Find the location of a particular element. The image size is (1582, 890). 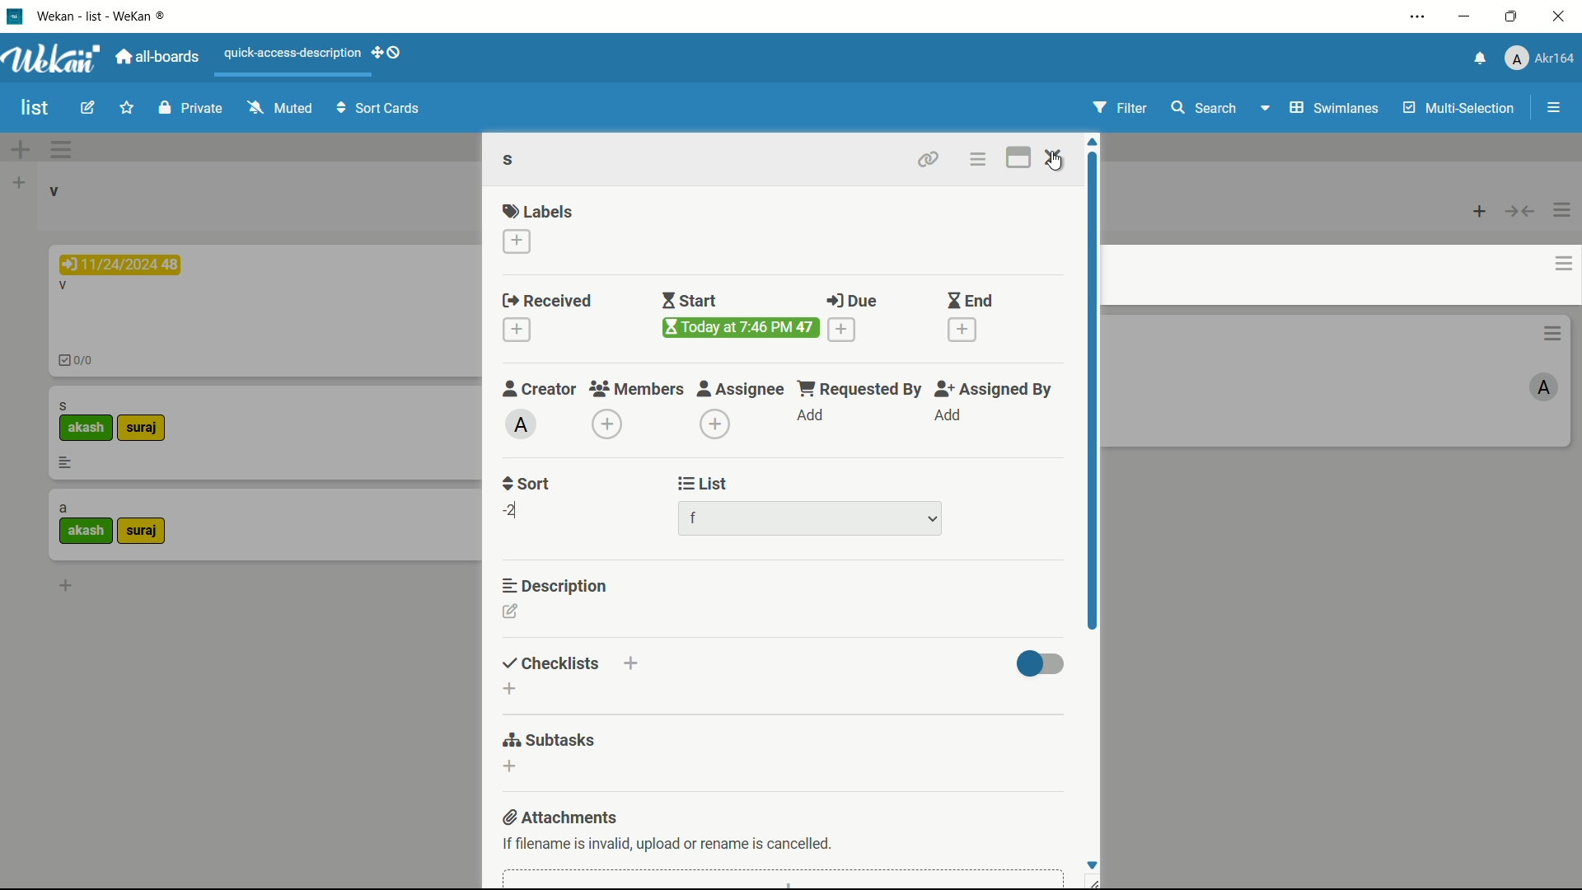

cursor is located at coordinates (1056, 162).